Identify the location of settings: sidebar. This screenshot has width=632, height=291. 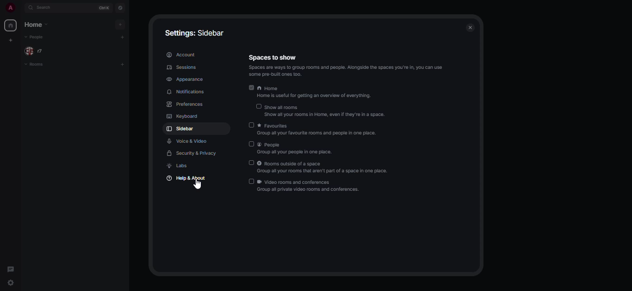
(195, 32).